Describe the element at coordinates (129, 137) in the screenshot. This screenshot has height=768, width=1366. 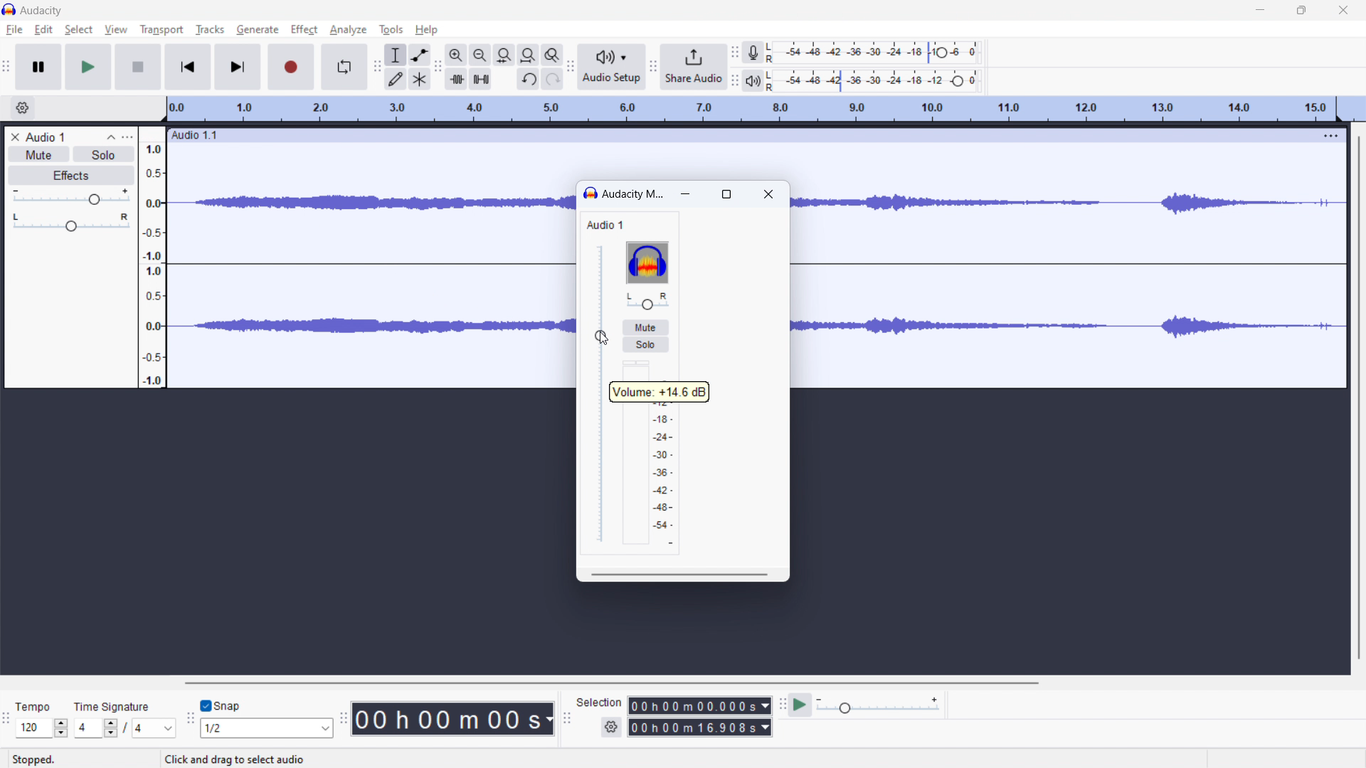
I see `view menu` at that location.